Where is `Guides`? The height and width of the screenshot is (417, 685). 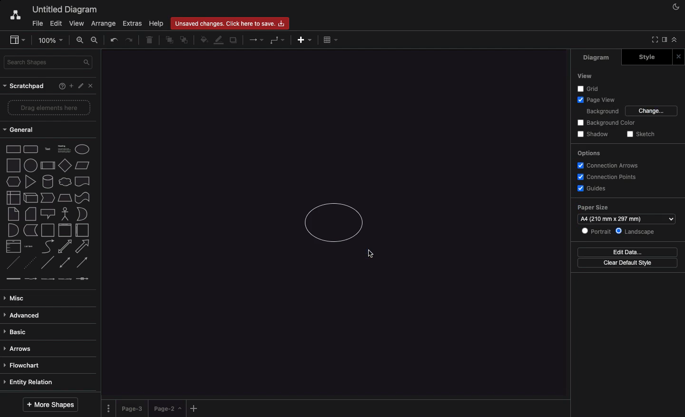
Guides is located at coordinates (591, 189).